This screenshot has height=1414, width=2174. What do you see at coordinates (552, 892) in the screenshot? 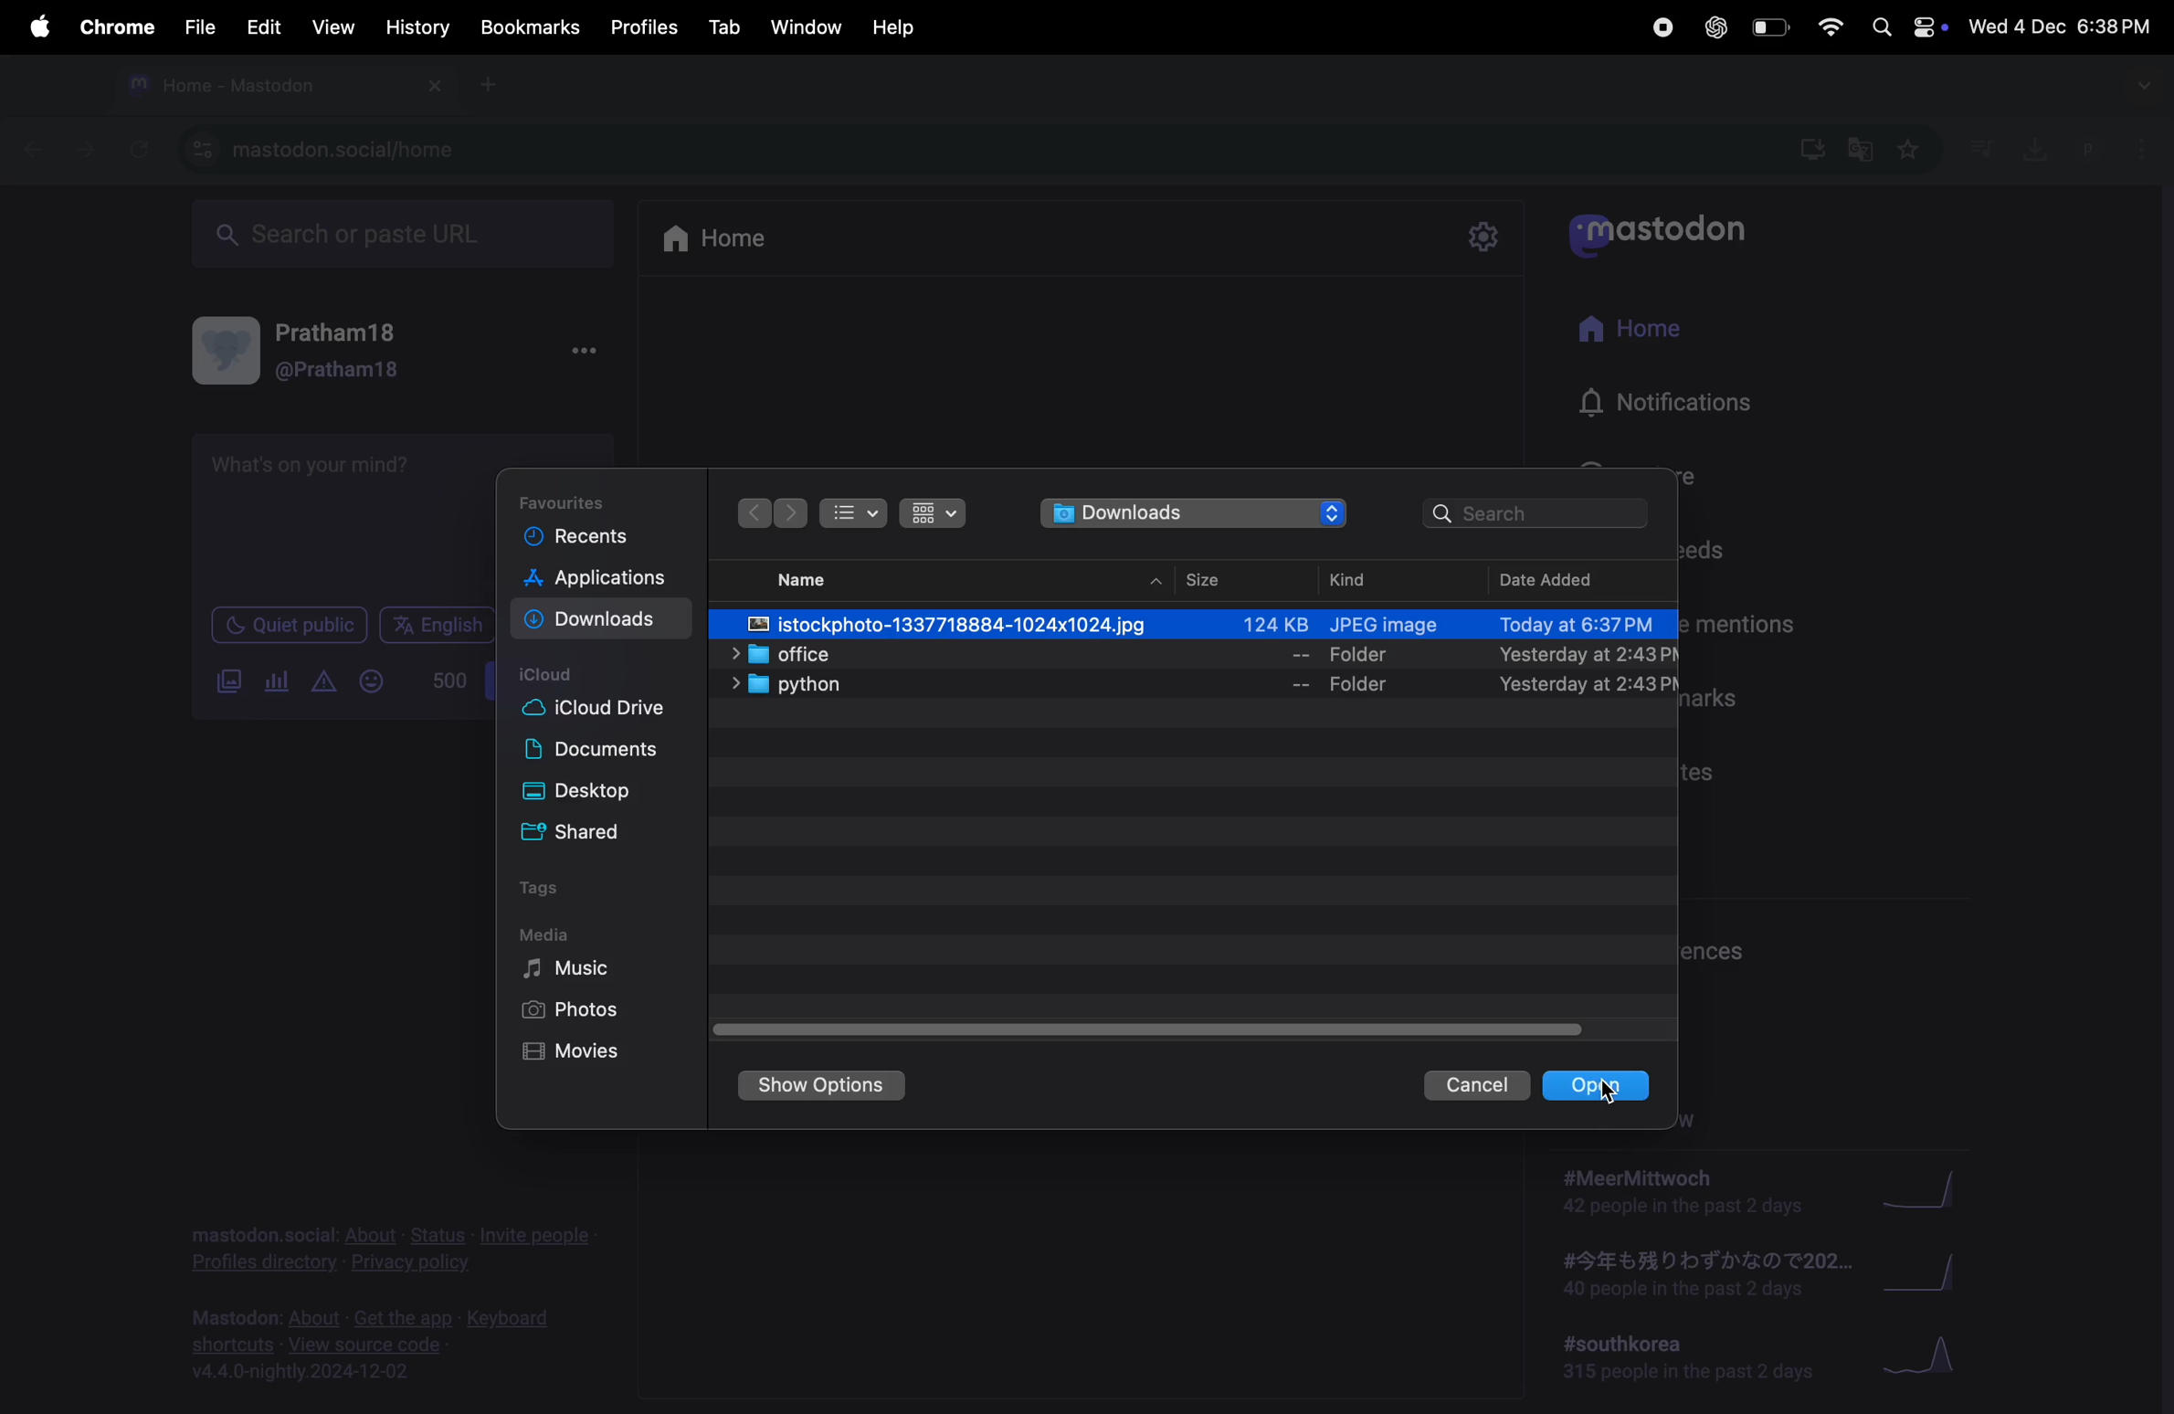
I see `tags` at bounding box center [552, 892].